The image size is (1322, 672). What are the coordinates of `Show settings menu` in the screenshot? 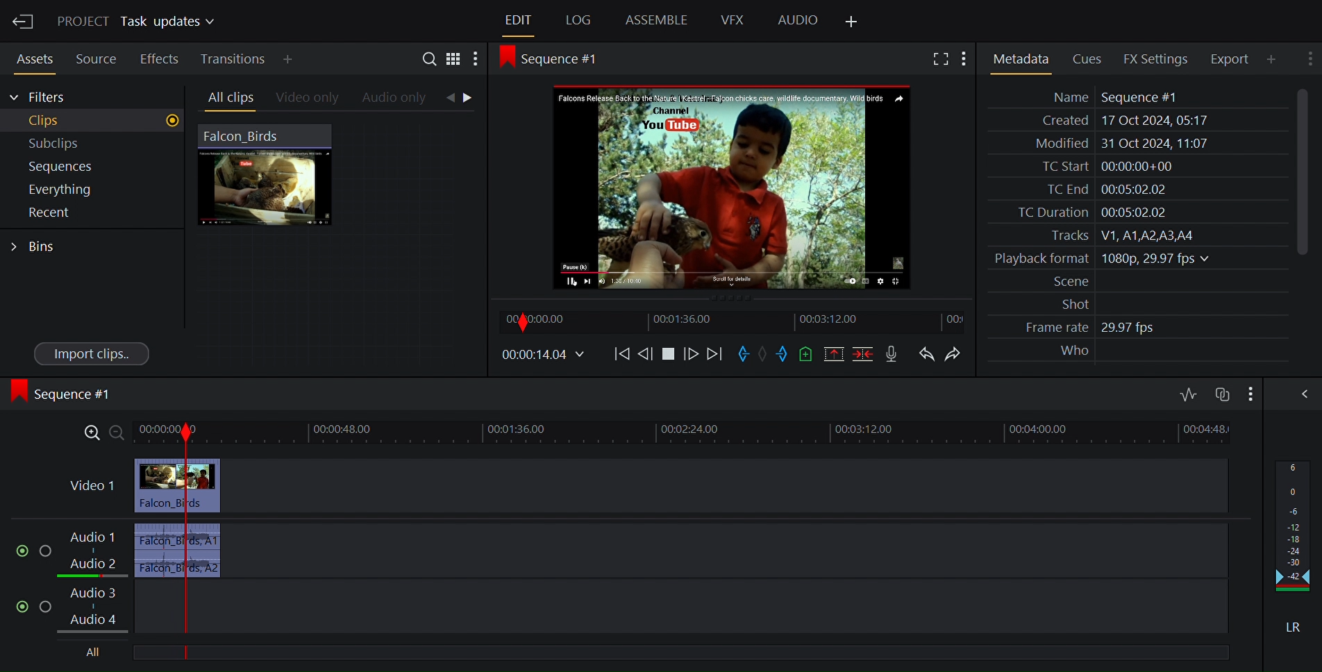 It's located at (967, 58).